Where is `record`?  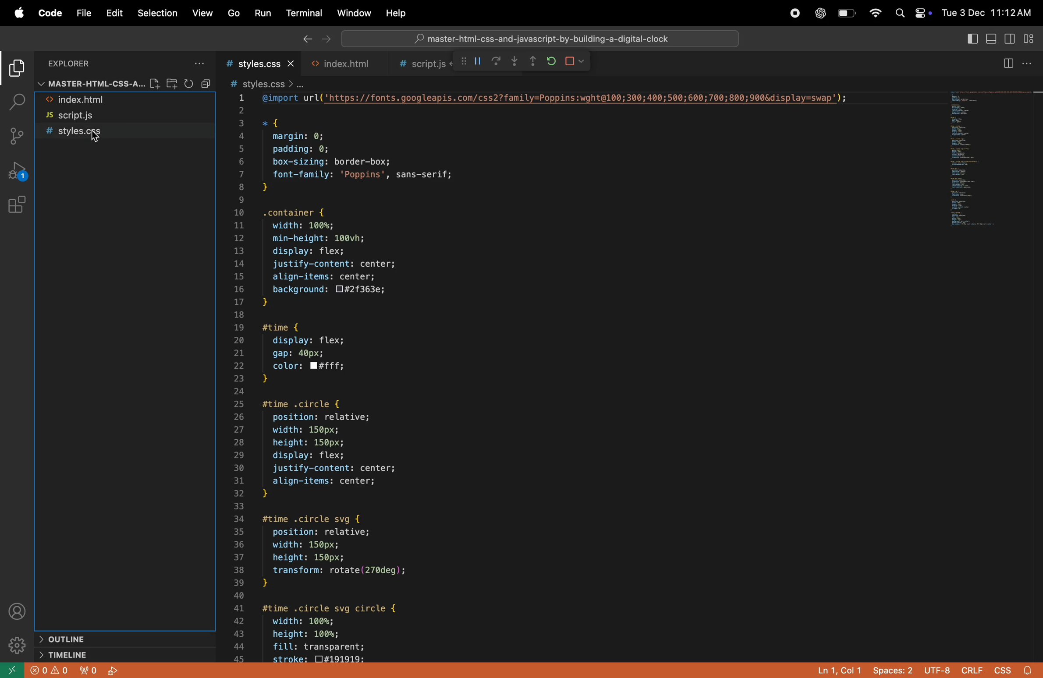
record is located at coordinates (794, 13).